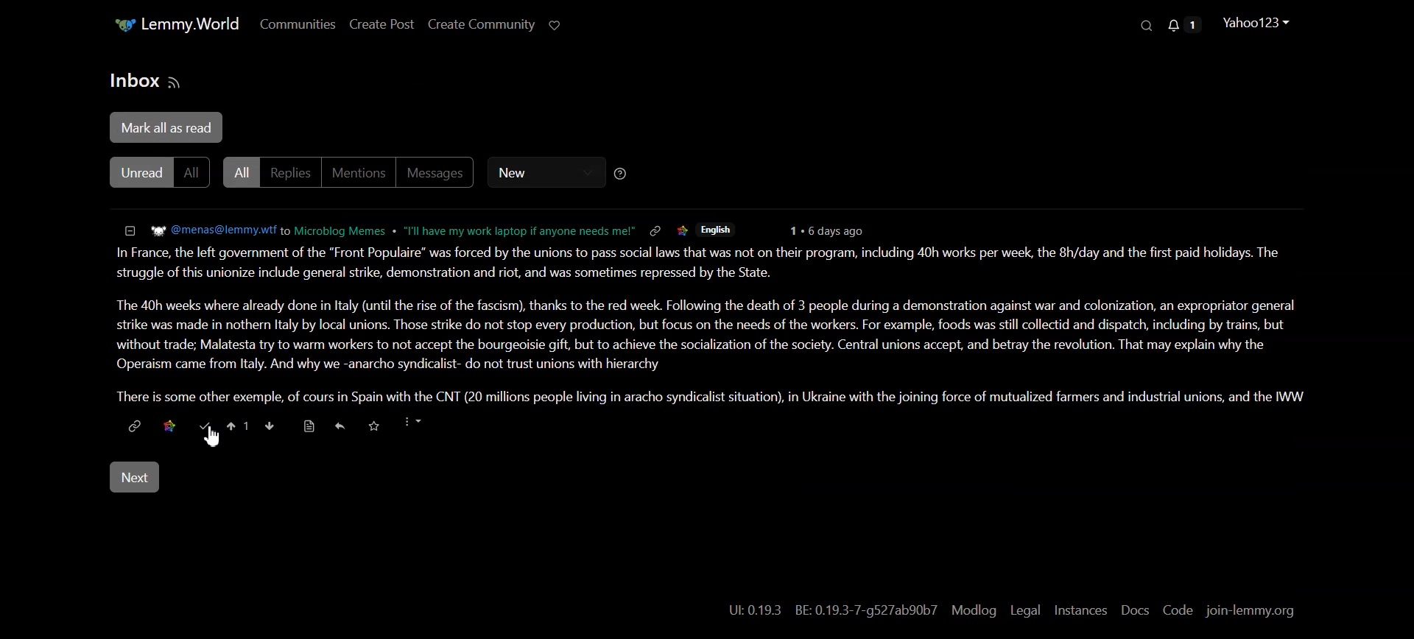  What do you see at coordinates (1178, 25) in the screenshot?
I see `Unread Message` at bounding box center [1178, 25].